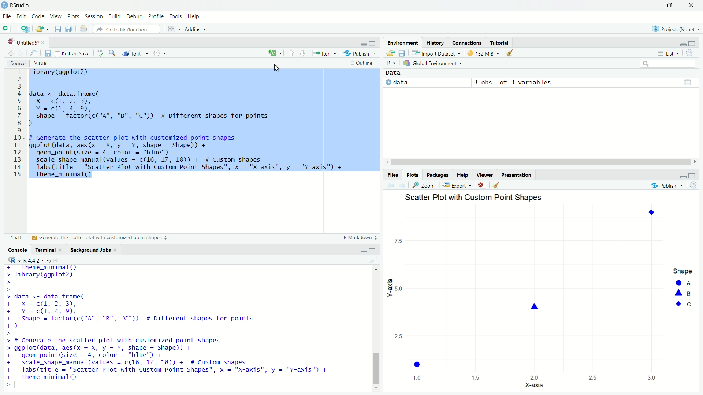 This screenshot has width=703, height=395. Describe the element at coordinates (292, 53) in the screenshot. I see `Go to previous section/chunk` at that location.